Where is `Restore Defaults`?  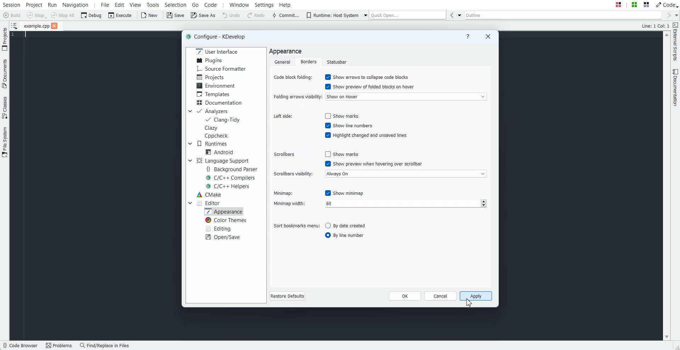
Restore Defaults is located at coordinates (288, 296).